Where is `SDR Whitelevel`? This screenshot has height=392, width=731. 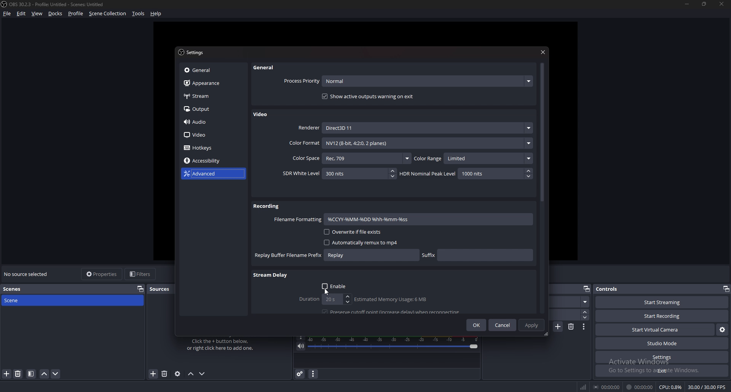
SDR Whitelevel is located at coordinates (339, 174).